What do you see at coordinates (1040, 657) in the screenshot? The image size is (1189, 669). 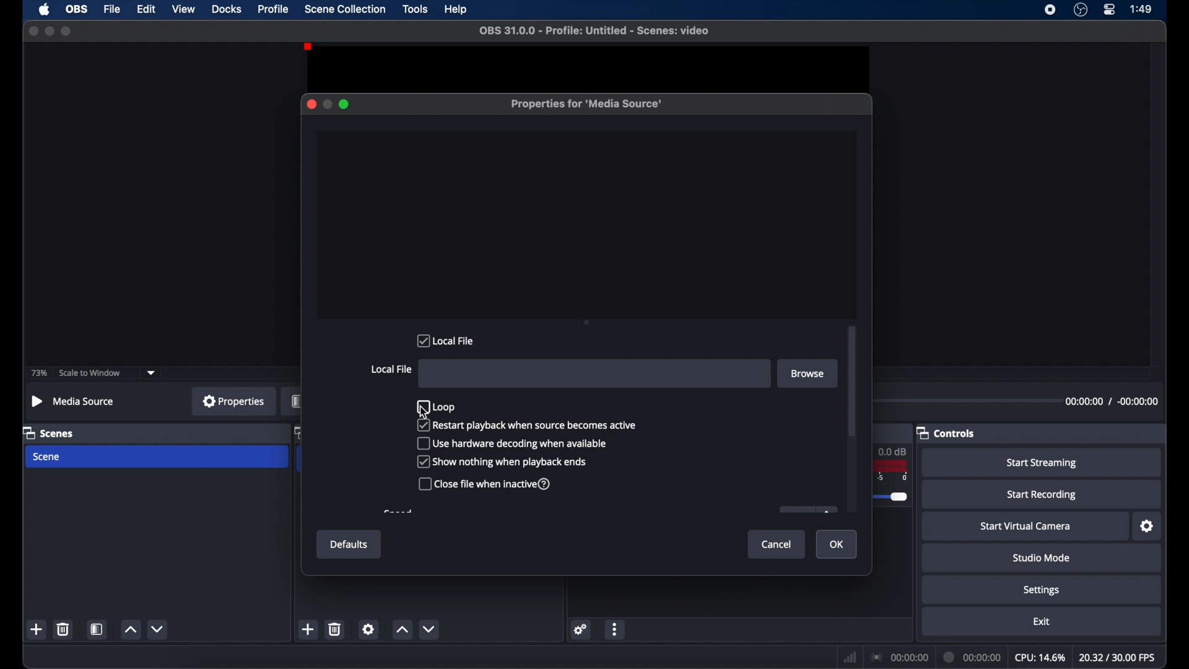 I see `` at bounding box center [1040, 657].